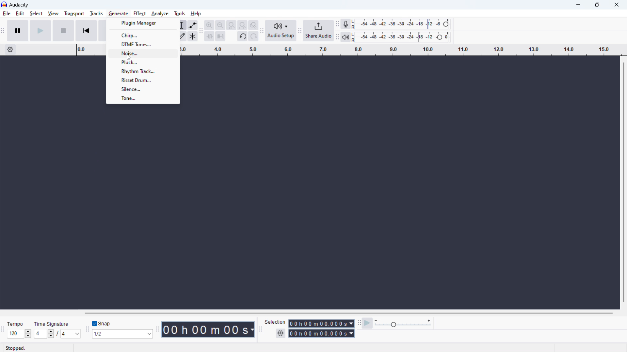  Describe the element at coordinates (210, 36) in the screenshot. I see `trim audio outside selction` at that location.